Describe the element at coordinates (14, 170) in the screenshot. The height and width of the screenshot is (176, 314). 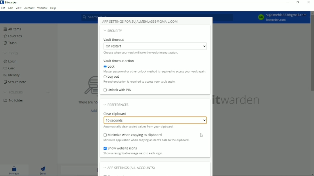
I see `My vault` at that location.